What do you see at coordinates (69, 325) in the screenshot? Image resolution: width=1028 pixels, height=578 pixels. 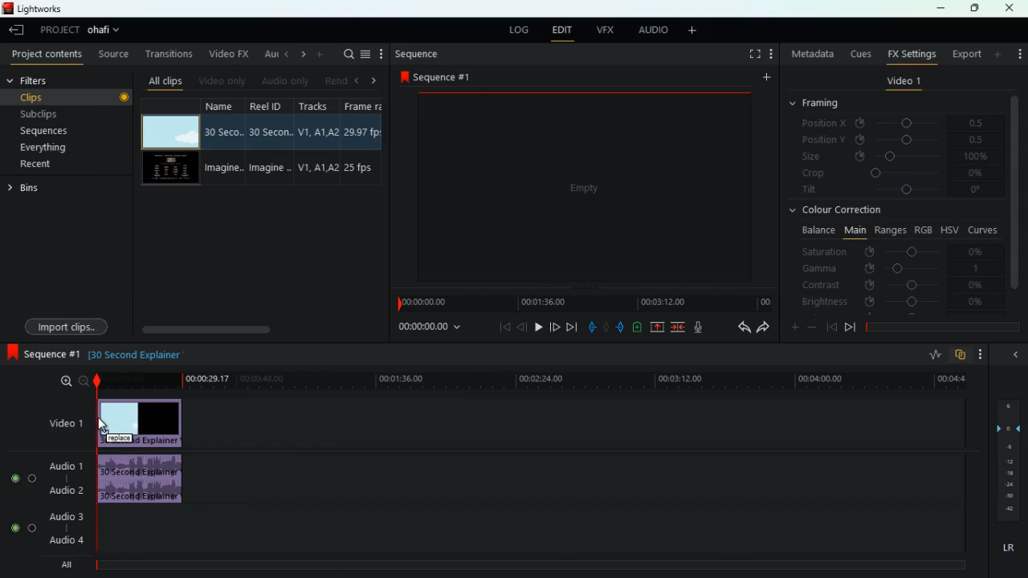 I see `import clips` at bounding box center [69, 325].